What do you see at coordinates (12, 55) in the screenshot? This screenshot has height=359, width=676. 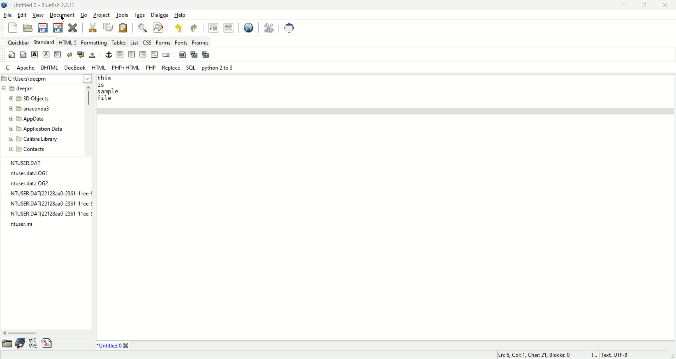 I see `quick start` at bounding box center [12, 55].